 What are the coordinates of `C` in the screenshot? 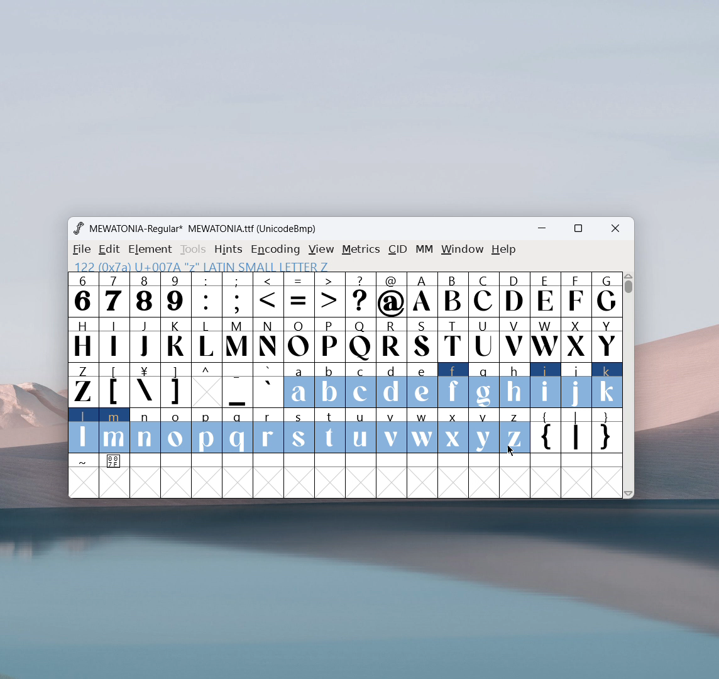 It's located at (483, 294).